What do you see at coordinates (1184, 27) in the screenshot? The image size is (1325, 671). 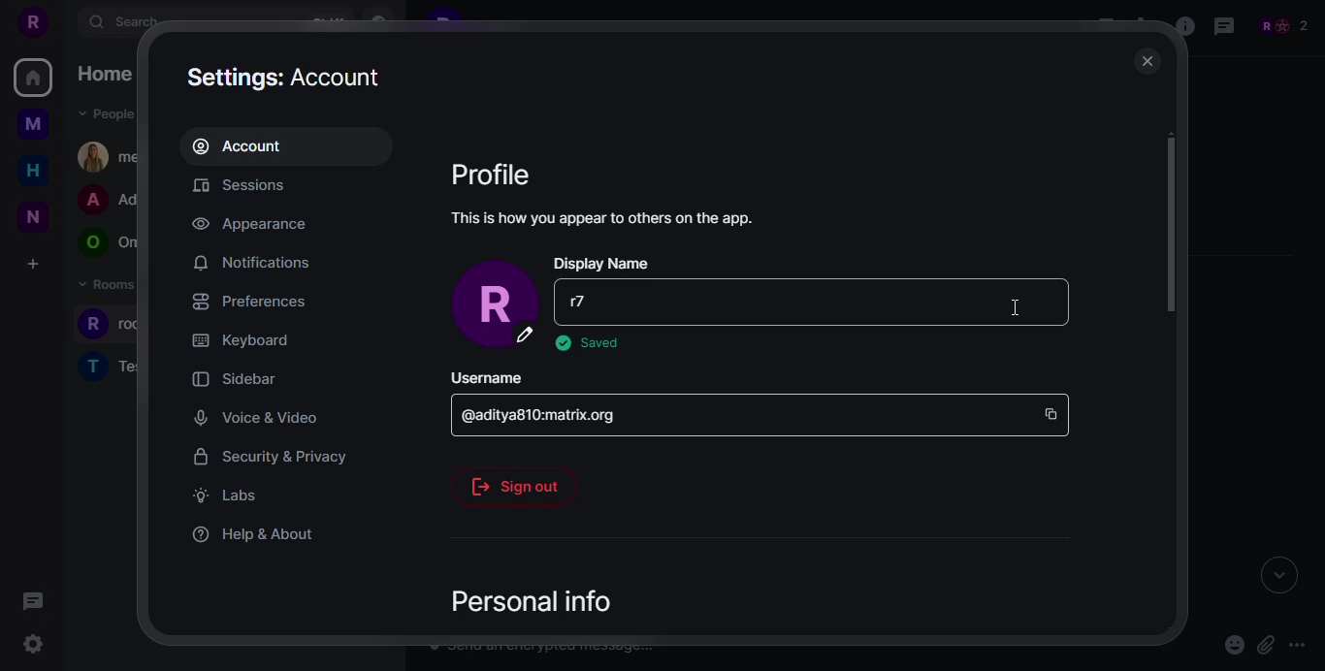 I see `info` at bounding box center [1184, 27].